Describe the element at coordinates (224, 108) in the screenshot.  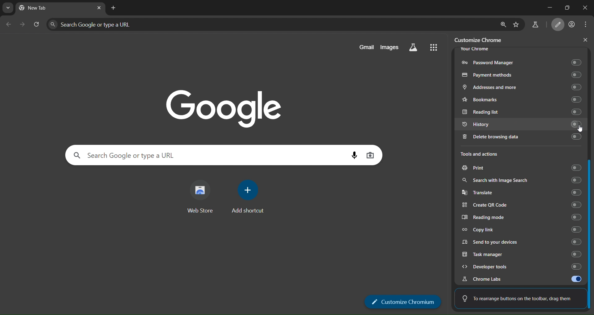
I see `Google logo` at that location.